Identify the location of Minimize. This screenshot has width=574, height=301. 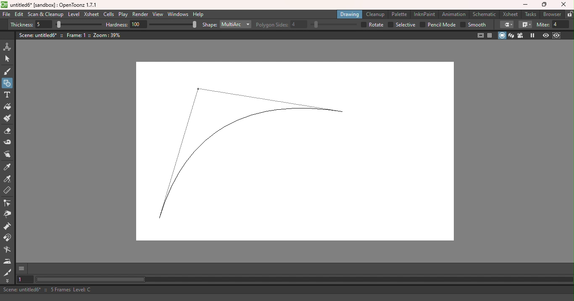
(524, 5).